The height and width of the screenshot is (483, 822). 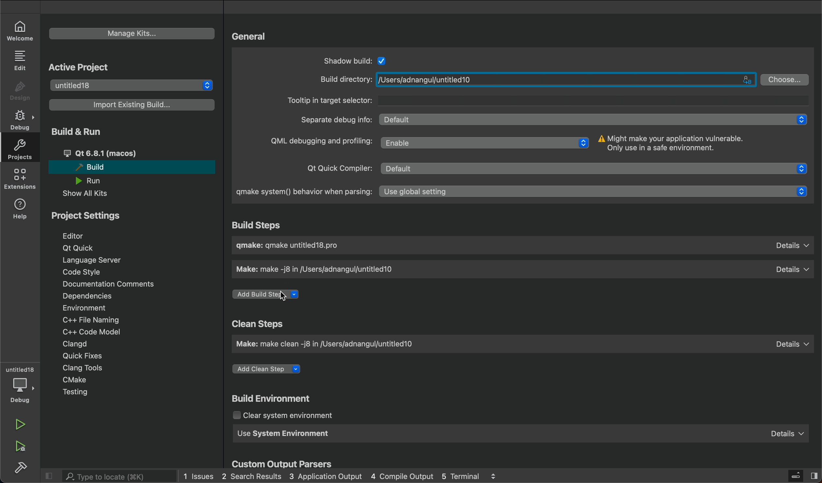 I want to click on logs, so click(x=494, y=475).